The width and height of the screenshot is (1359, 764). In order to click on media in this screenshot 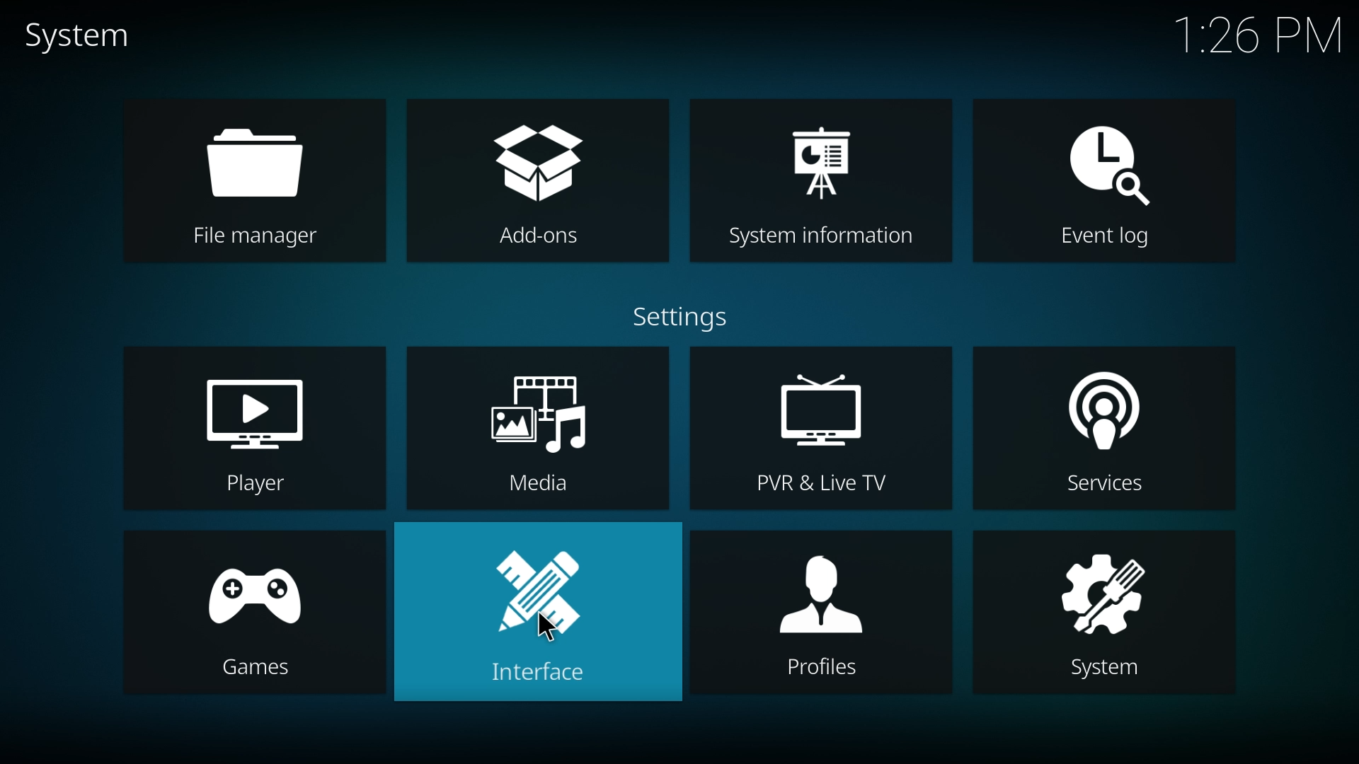, I will do `click(537, 428)`.